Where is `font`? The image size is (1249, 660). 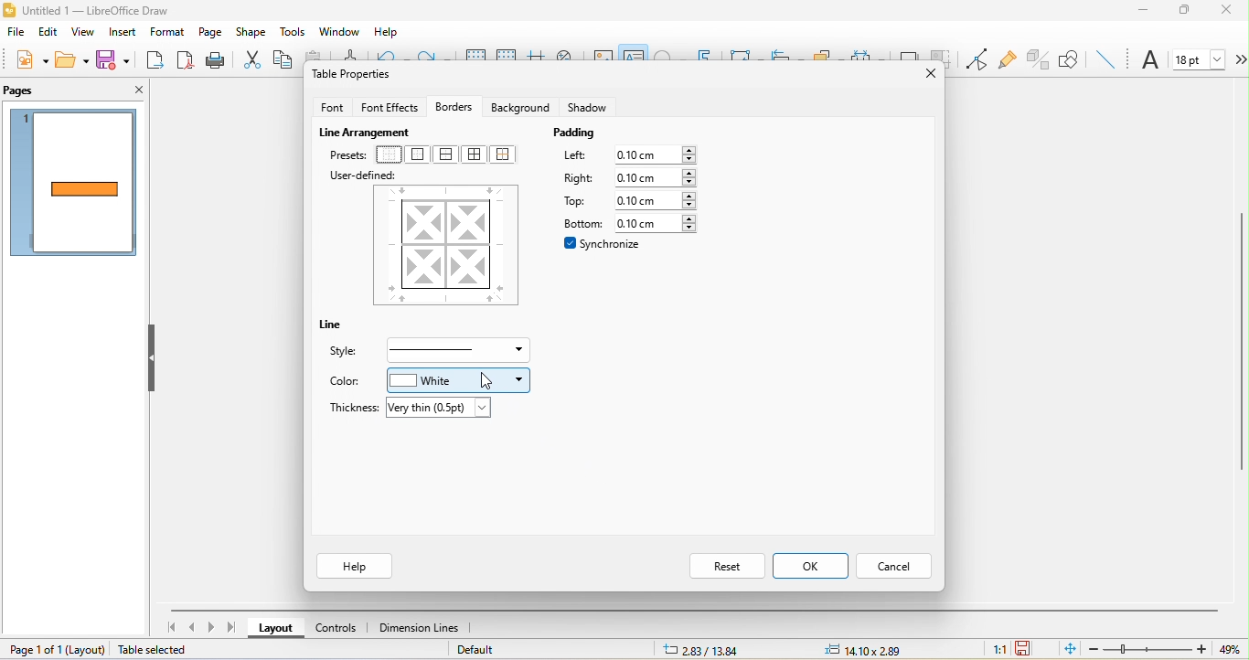 font is located at coordinates (1150, 61).